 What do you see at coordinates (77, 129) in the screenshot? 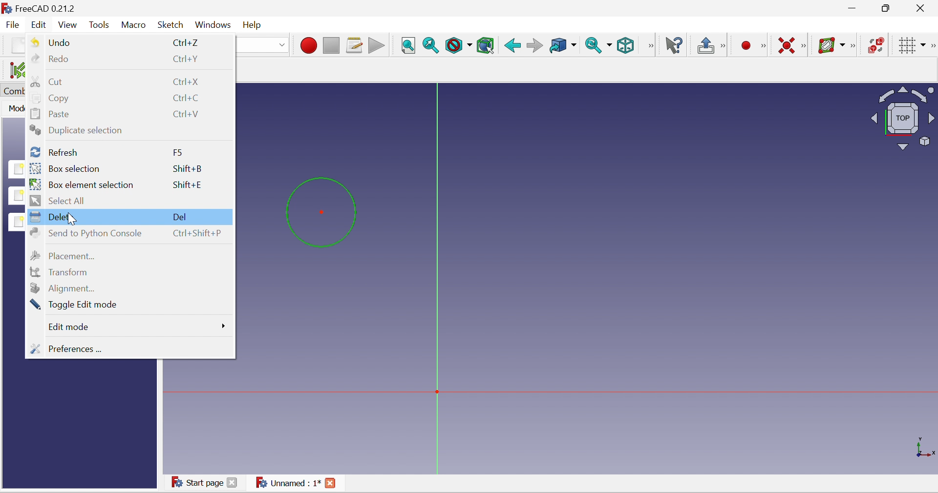
I see `Duplicate selection` at bounding box center [77, 129].